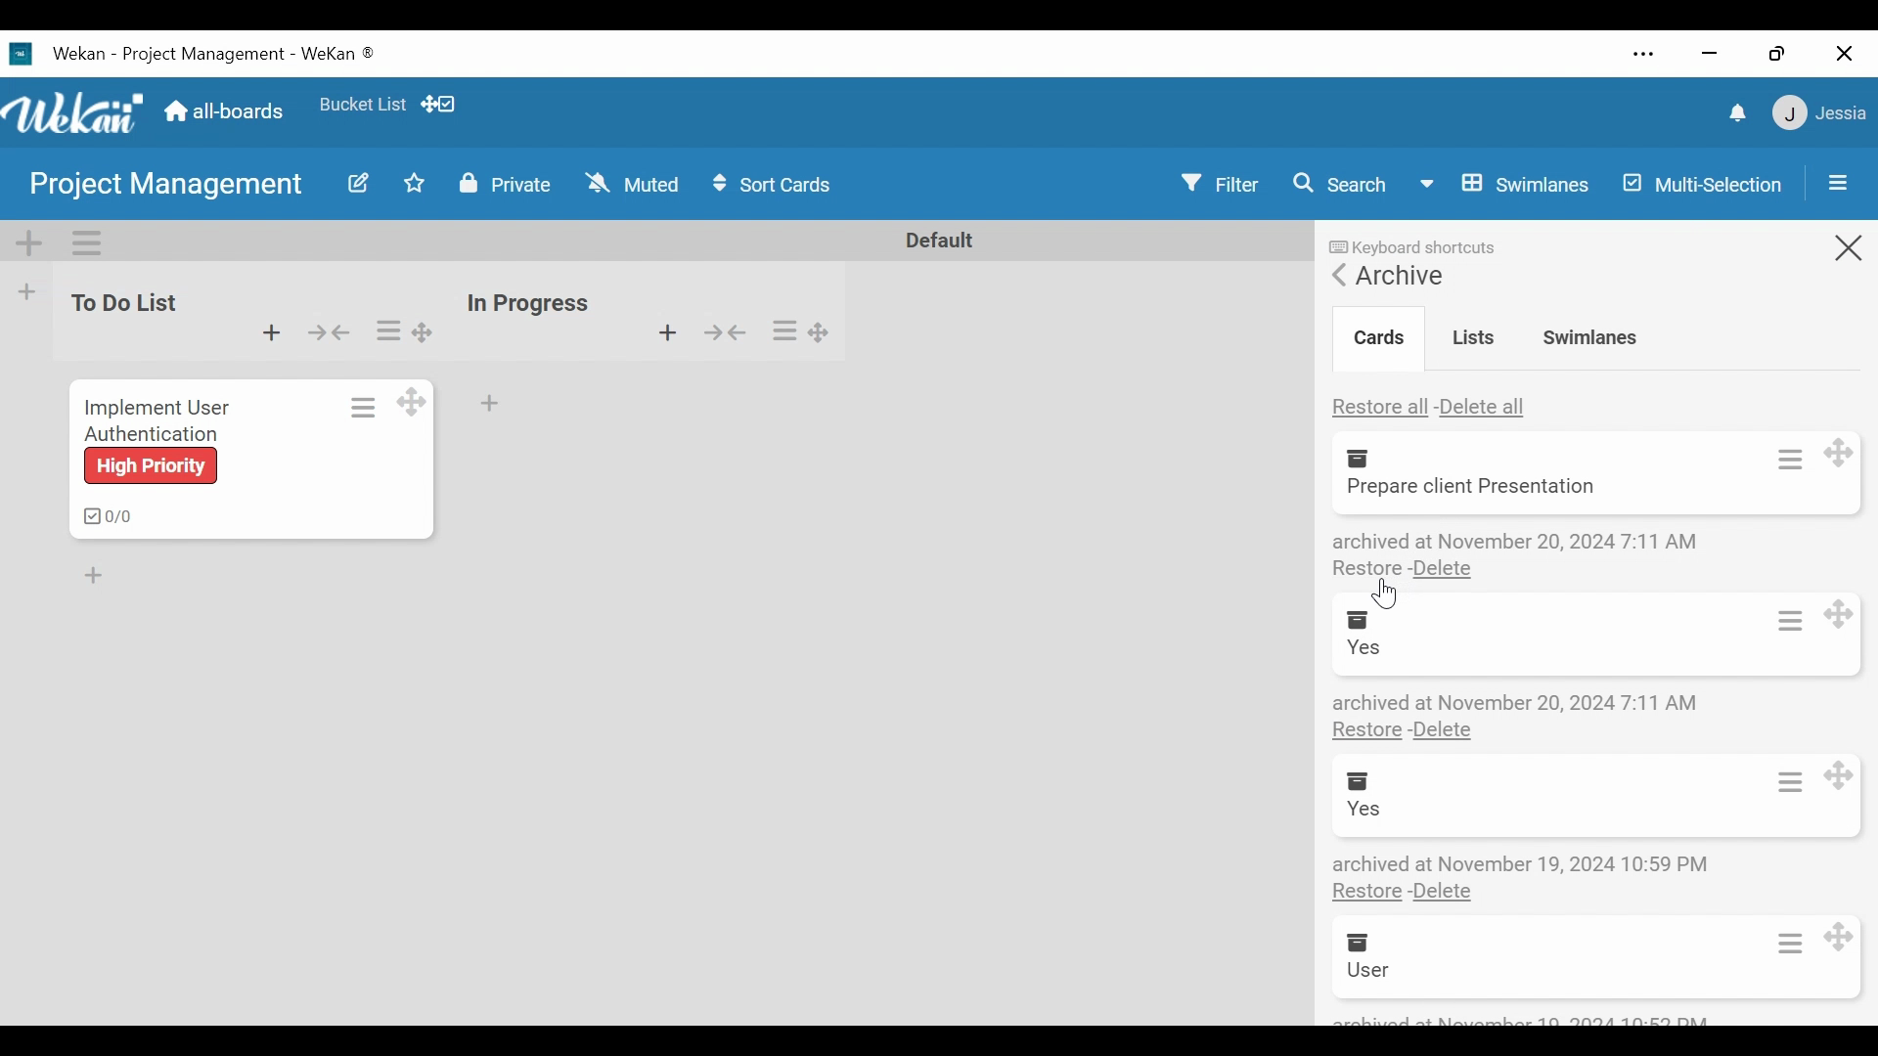 This screenshot has width=1878, height=1056. What do you see at coordinates (1441, 892) in the screenshot?
I see `Delete` at bounding box center [1441, 892].